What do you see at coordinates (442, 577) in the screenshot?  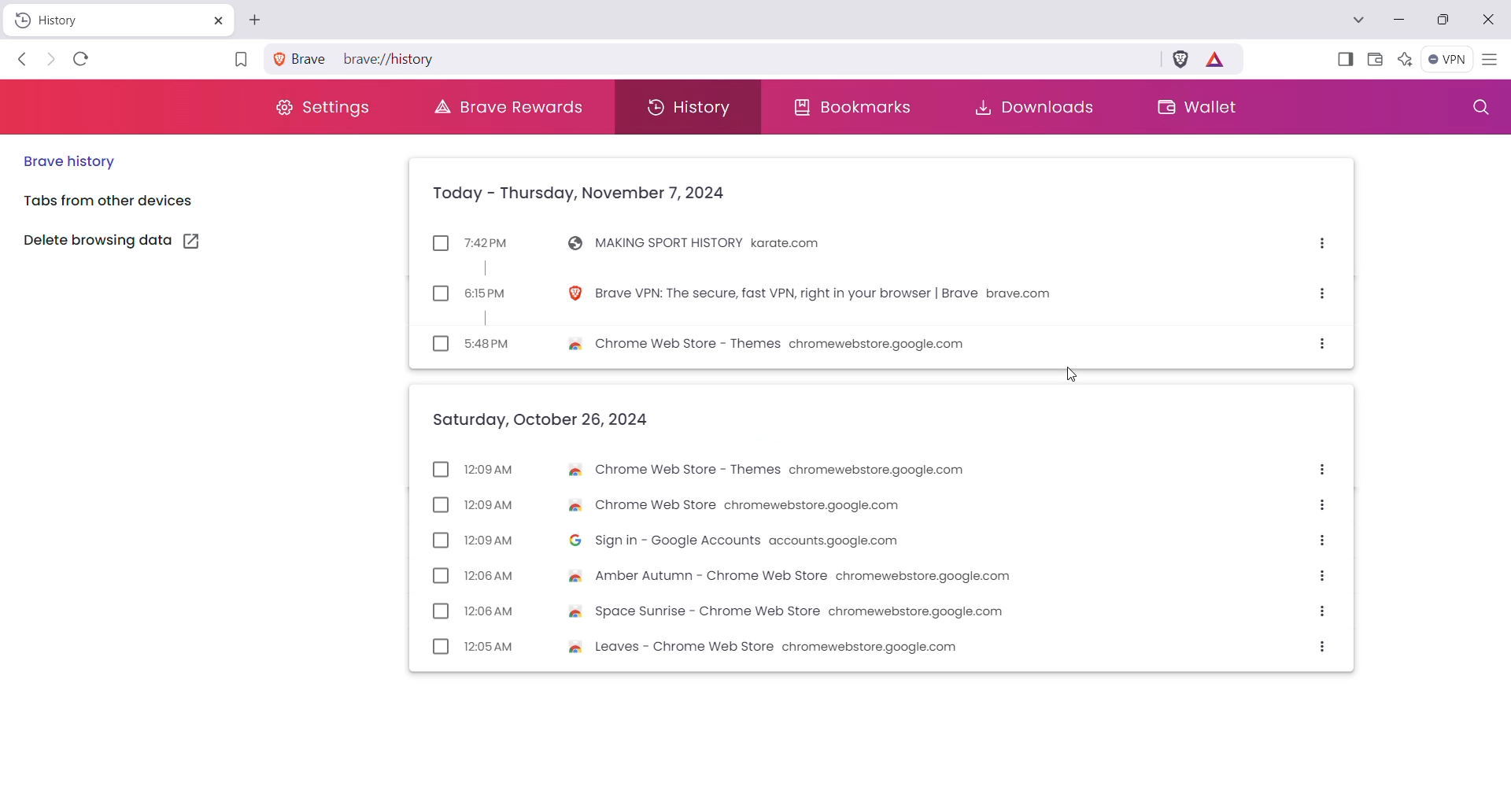 I see `checkbox` at bounding box center [442, 577].